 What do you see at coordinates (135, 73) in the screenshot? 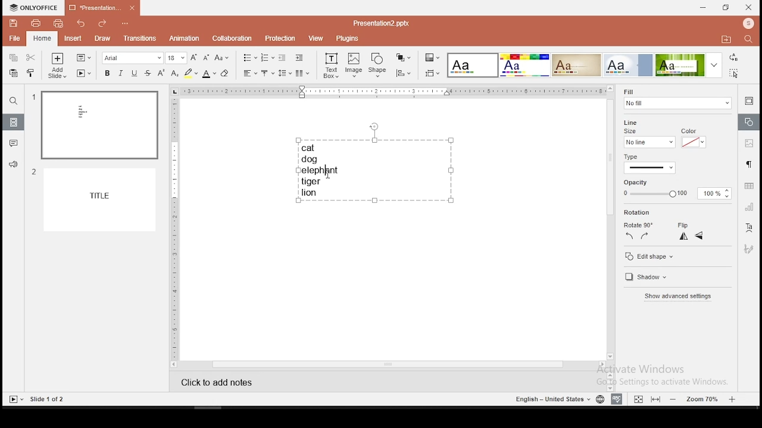
I see `underline` at bounding box center [135, 73].